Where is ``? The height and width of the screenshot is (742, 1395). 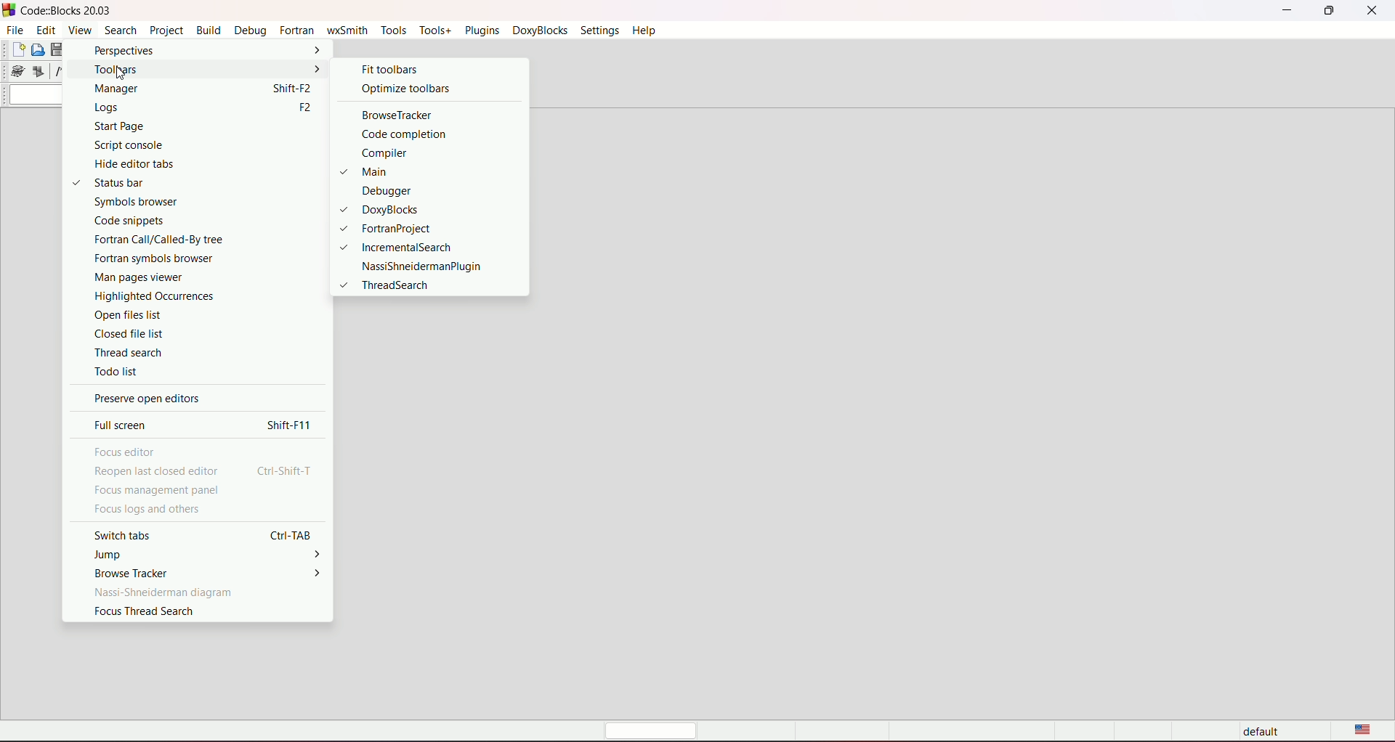
 is located at coordinates (1364, 732).